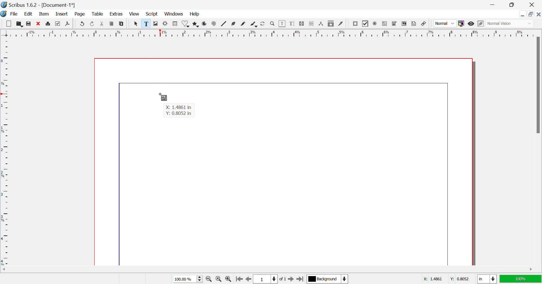 This screenshot has height=284, width=542. I want to click on Freehand Line, so click(243, 25).